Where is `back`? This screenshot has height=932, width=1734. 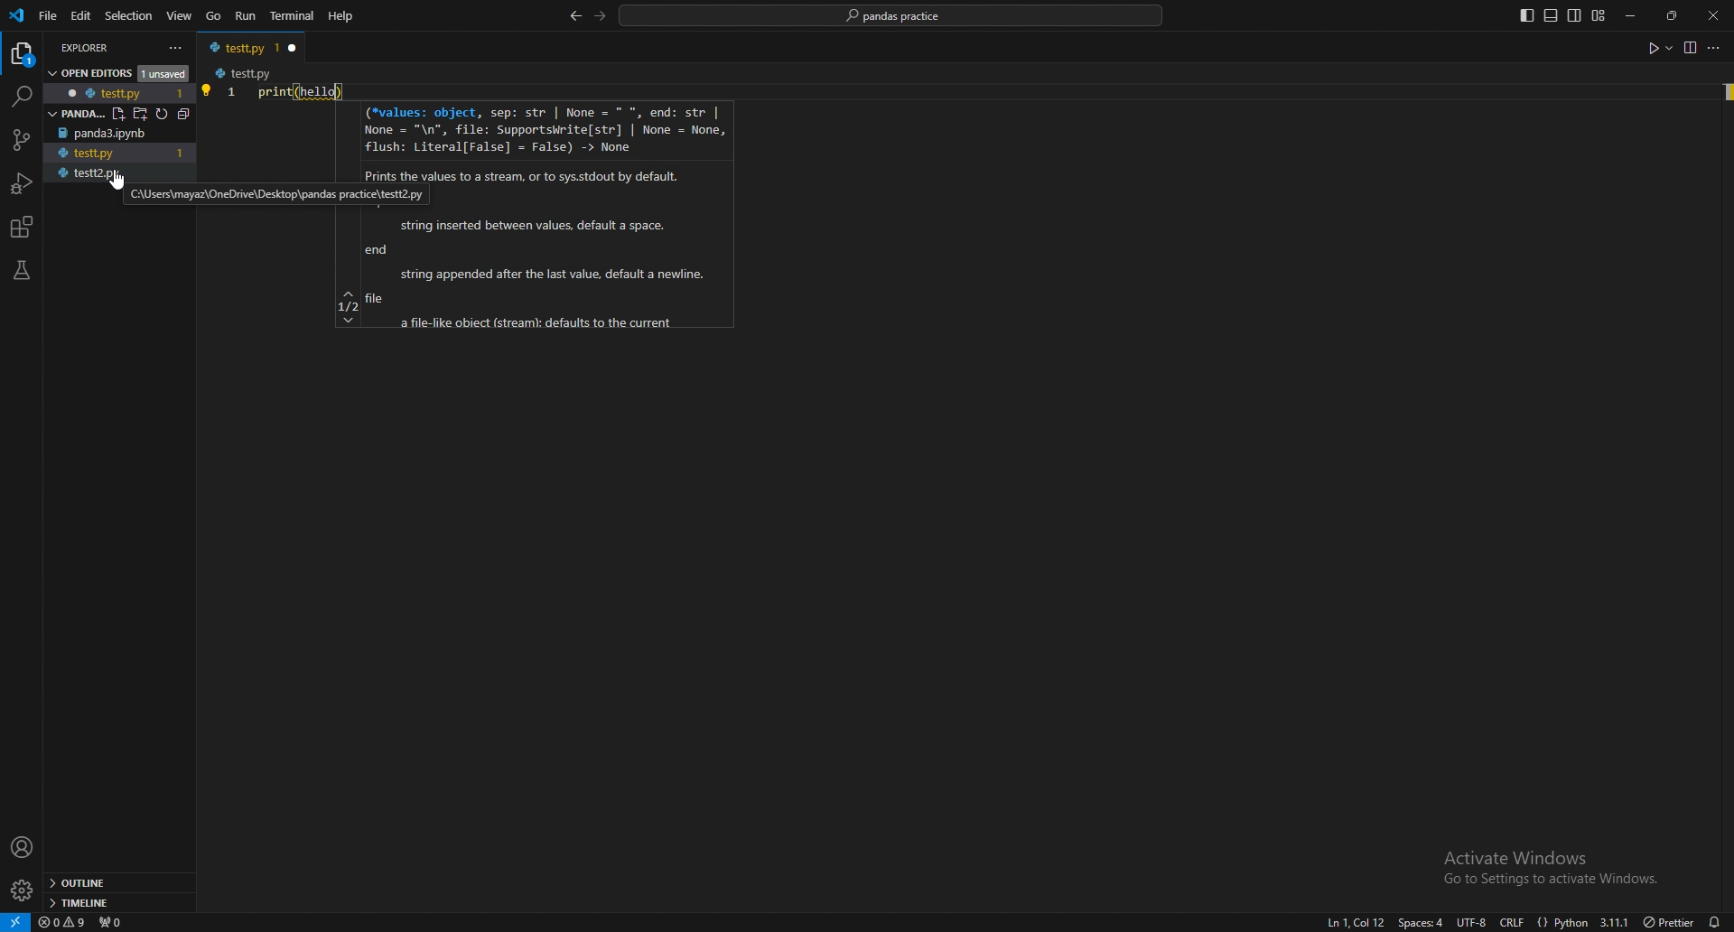 back is located at coordinates (574, 17).